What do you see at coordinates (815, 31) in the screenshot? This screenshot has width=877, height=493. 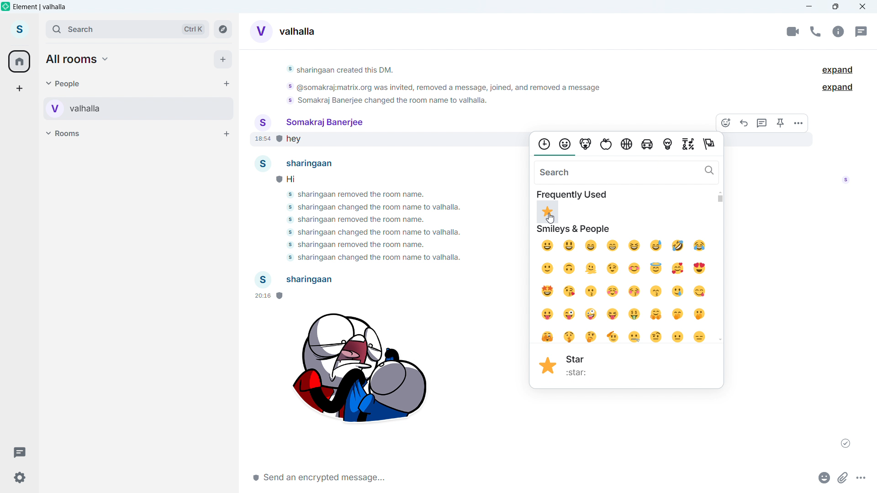 I see `call ` at bounding box center [815, 31].